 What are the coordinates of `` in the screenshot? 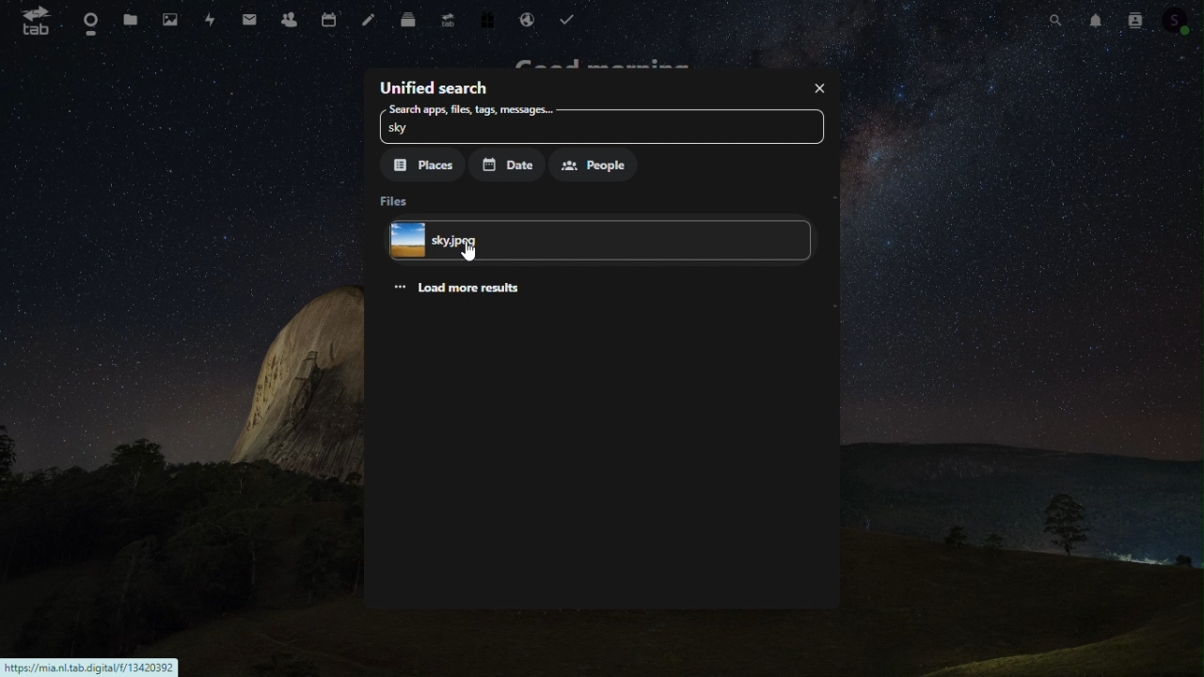 It's located at (471, 251).